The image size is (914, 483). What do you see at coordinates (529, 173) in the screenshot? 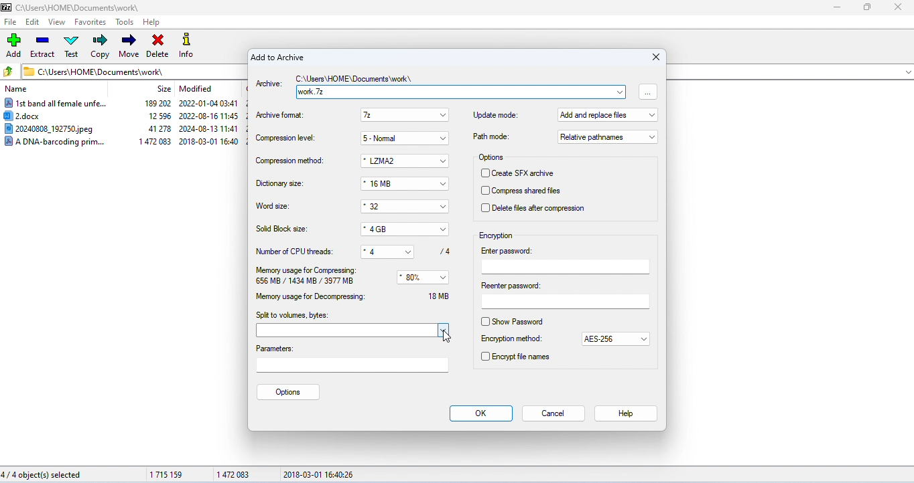
I see `create SFX archieve` at bounding box center [529, 173].